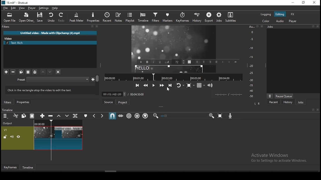 The width and height of the screenshot is (321, 180). Describe the element at coordinates (10, 38) in the screenshot. I see `Video` at that location.